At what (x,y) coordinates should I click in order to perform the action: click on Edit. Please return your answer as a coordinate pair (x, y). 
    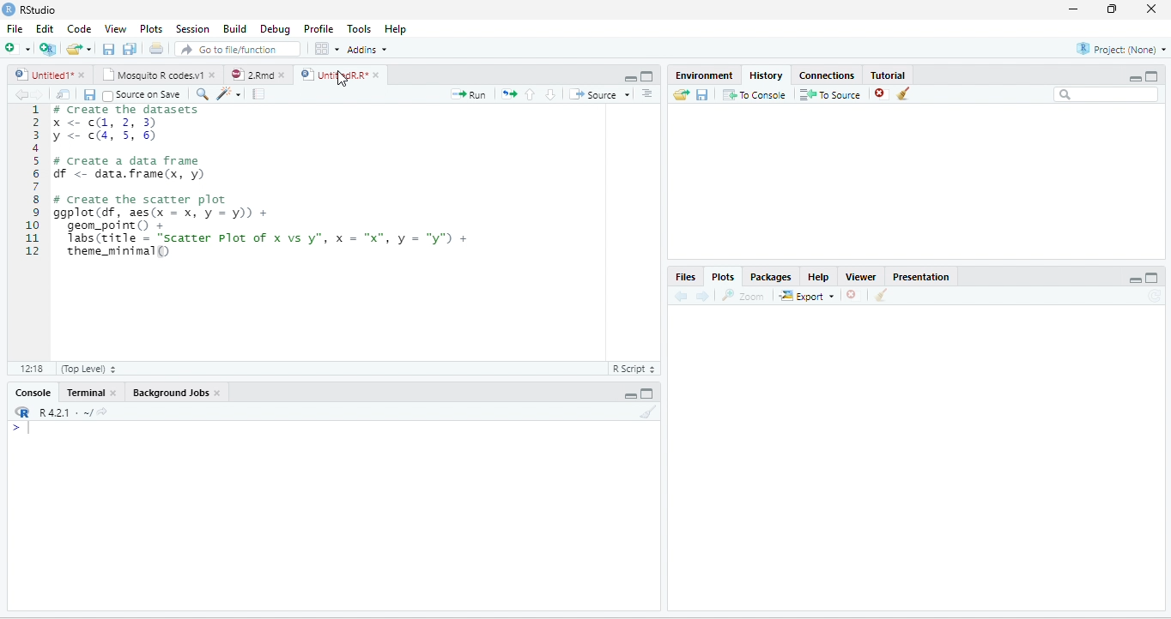
    Looking at the image, I should click on (44, 28).